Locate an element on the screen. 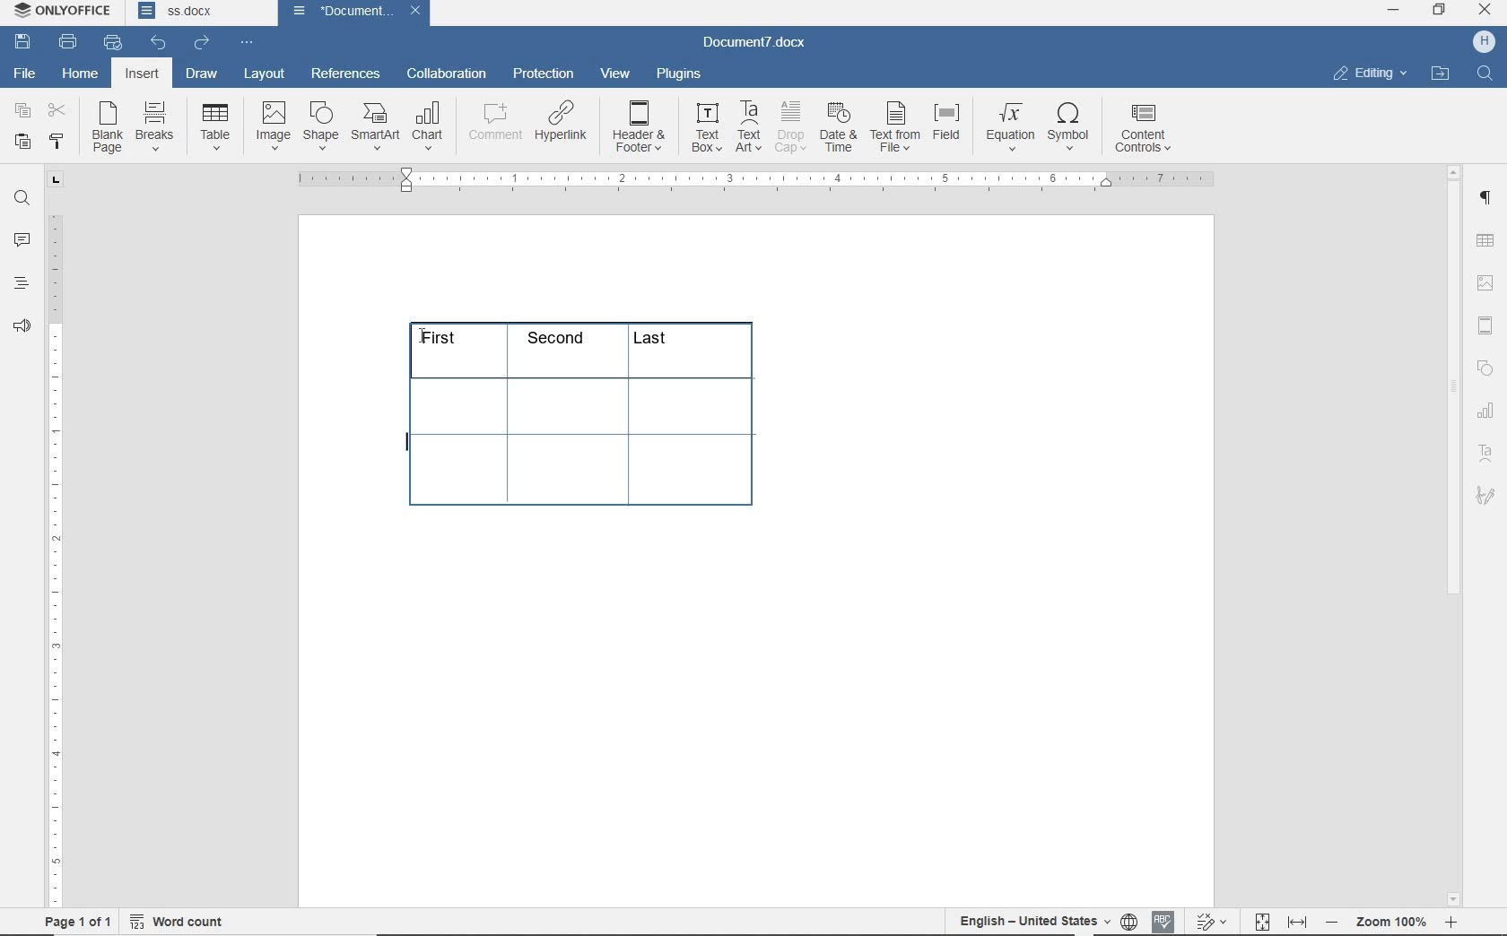 The height and width of the screenshot is (936, 1507). copy style is located at coordinates (55, 142).